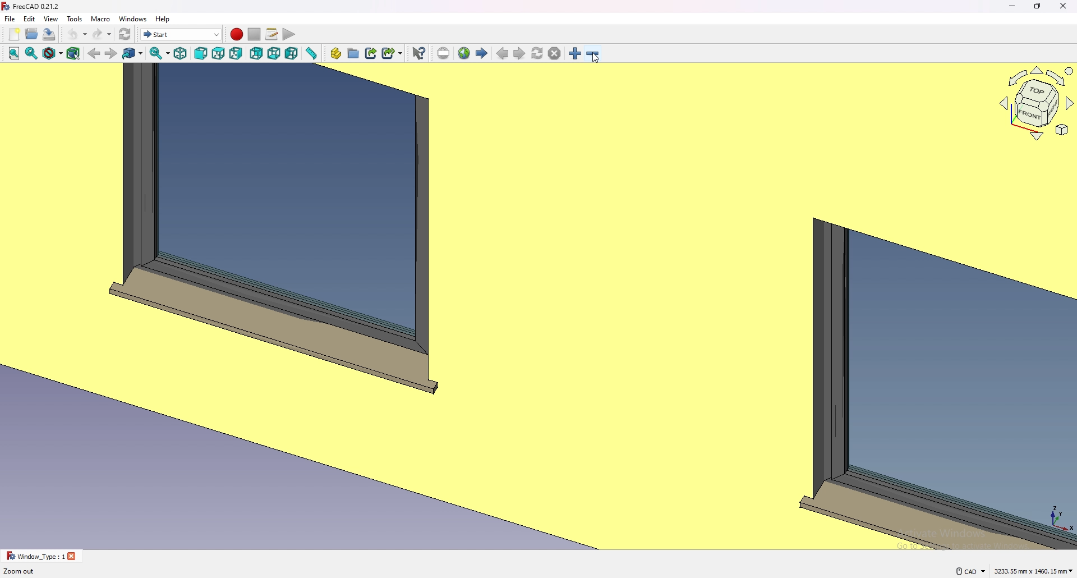 This screenshot has height=578, width=1077. I want to click on left, so click(291, 53).